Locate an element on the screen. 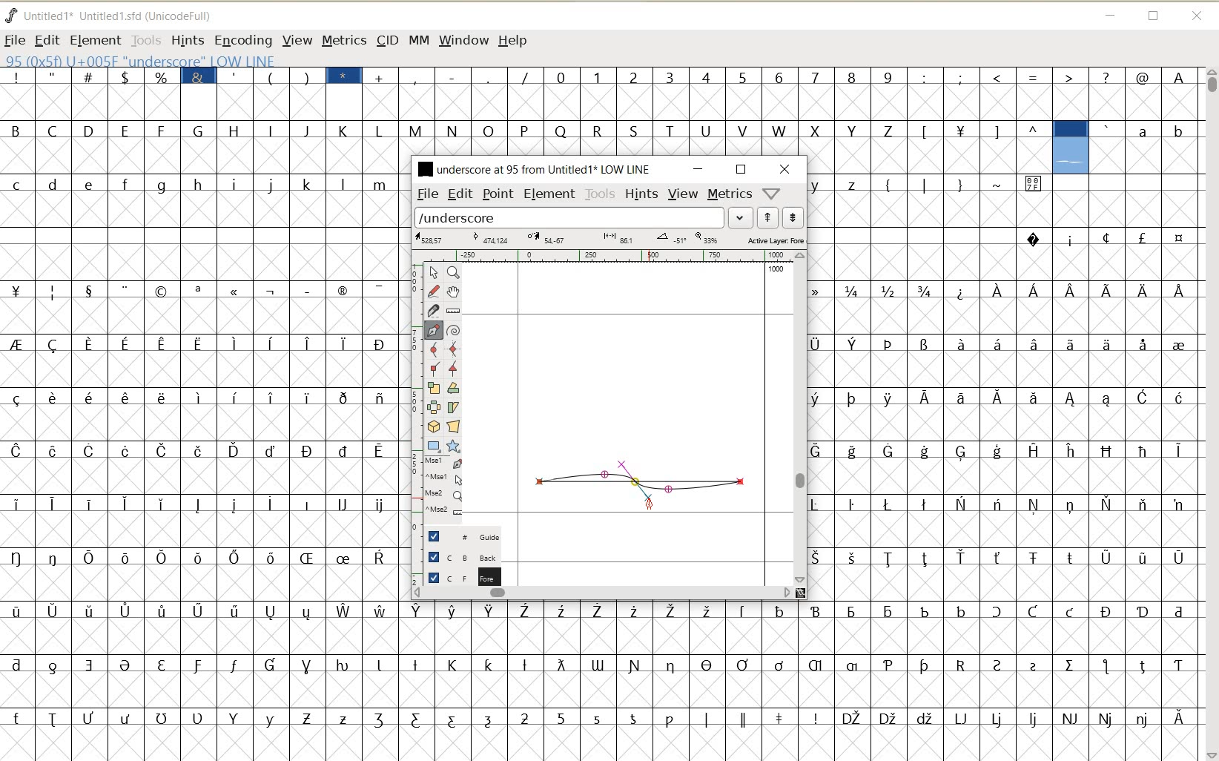 Image resolution: width=1219 pixels, height=761 pixels. ELEMENT is located at coordinates (549, 195).